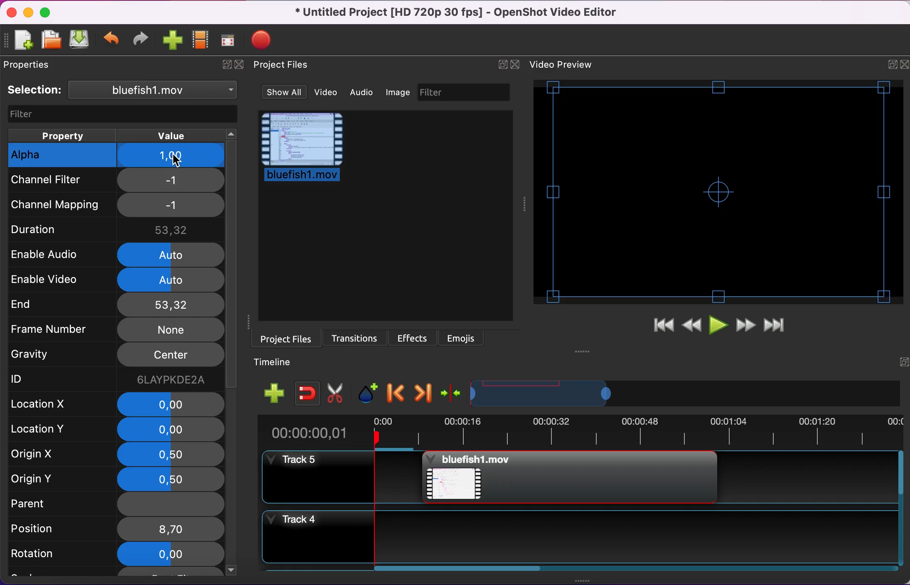 The image size is (910, 585). What do you see at coordinates (457, 12) in the screenshot?
I see `title` at bounding box center [457, 12].